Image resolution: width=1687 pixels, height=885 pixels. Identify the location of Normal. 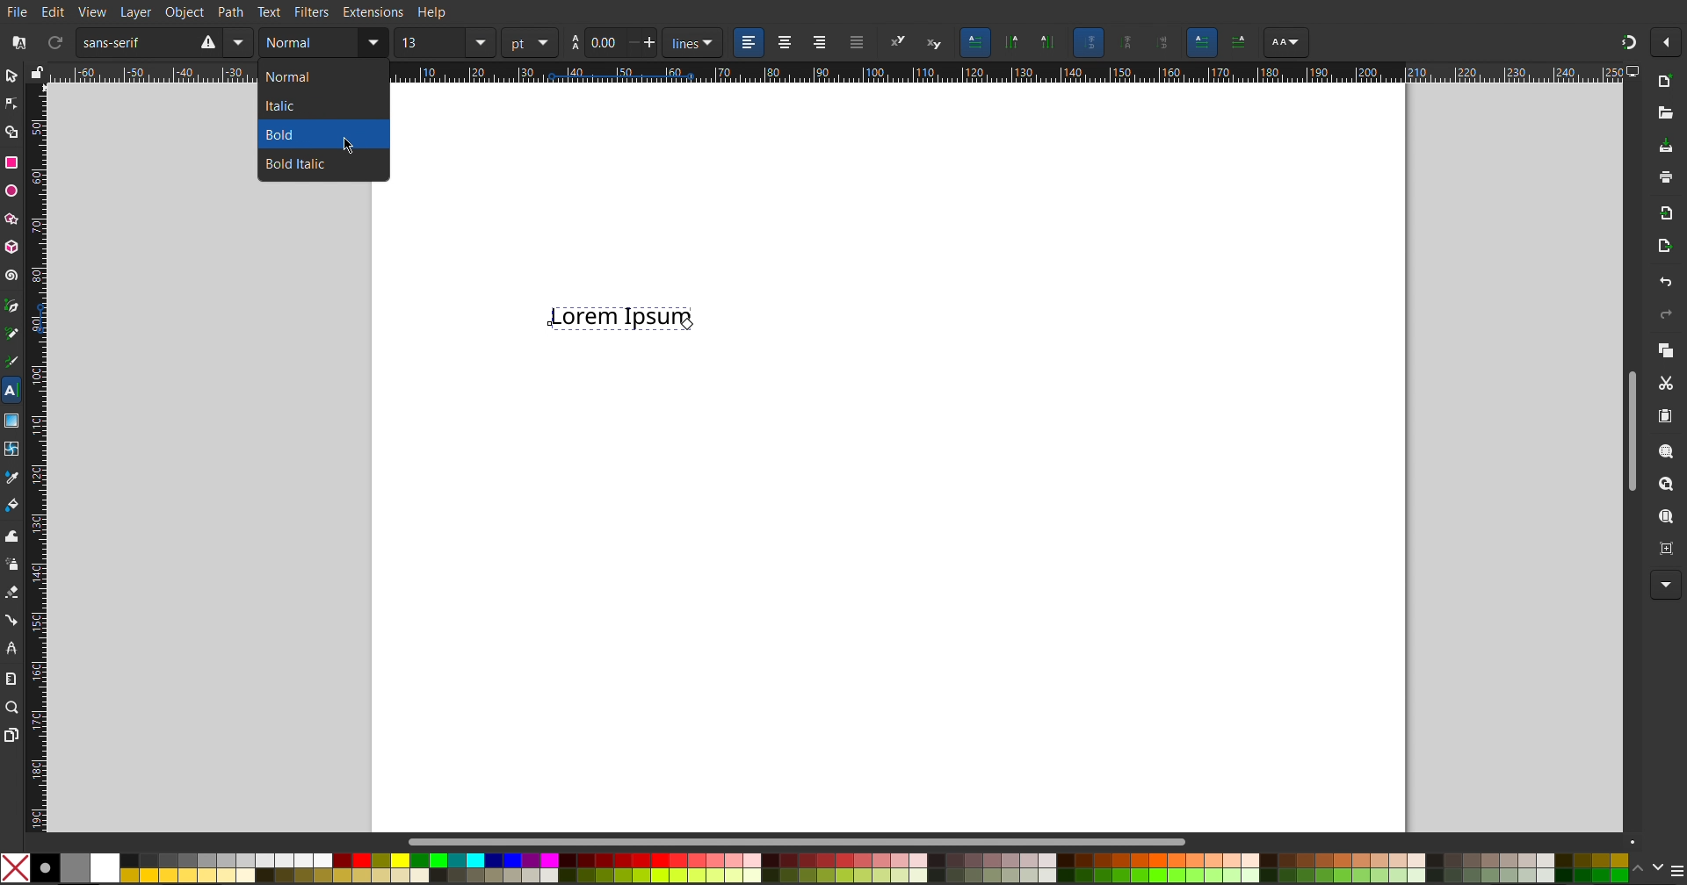
(315, 77).